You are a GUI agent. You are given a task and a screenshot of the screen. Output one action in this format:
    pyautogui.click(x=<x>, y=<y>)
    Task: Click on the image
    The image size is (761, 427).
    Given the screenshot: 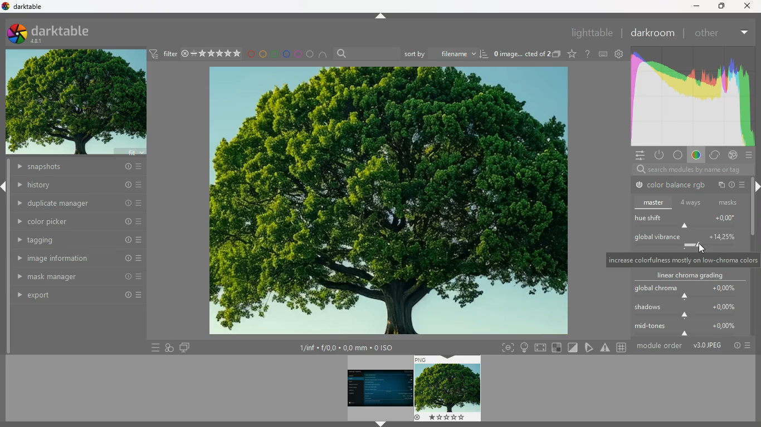 What is the action you would take?
    pyautogui.click(x=448, y=389)
    